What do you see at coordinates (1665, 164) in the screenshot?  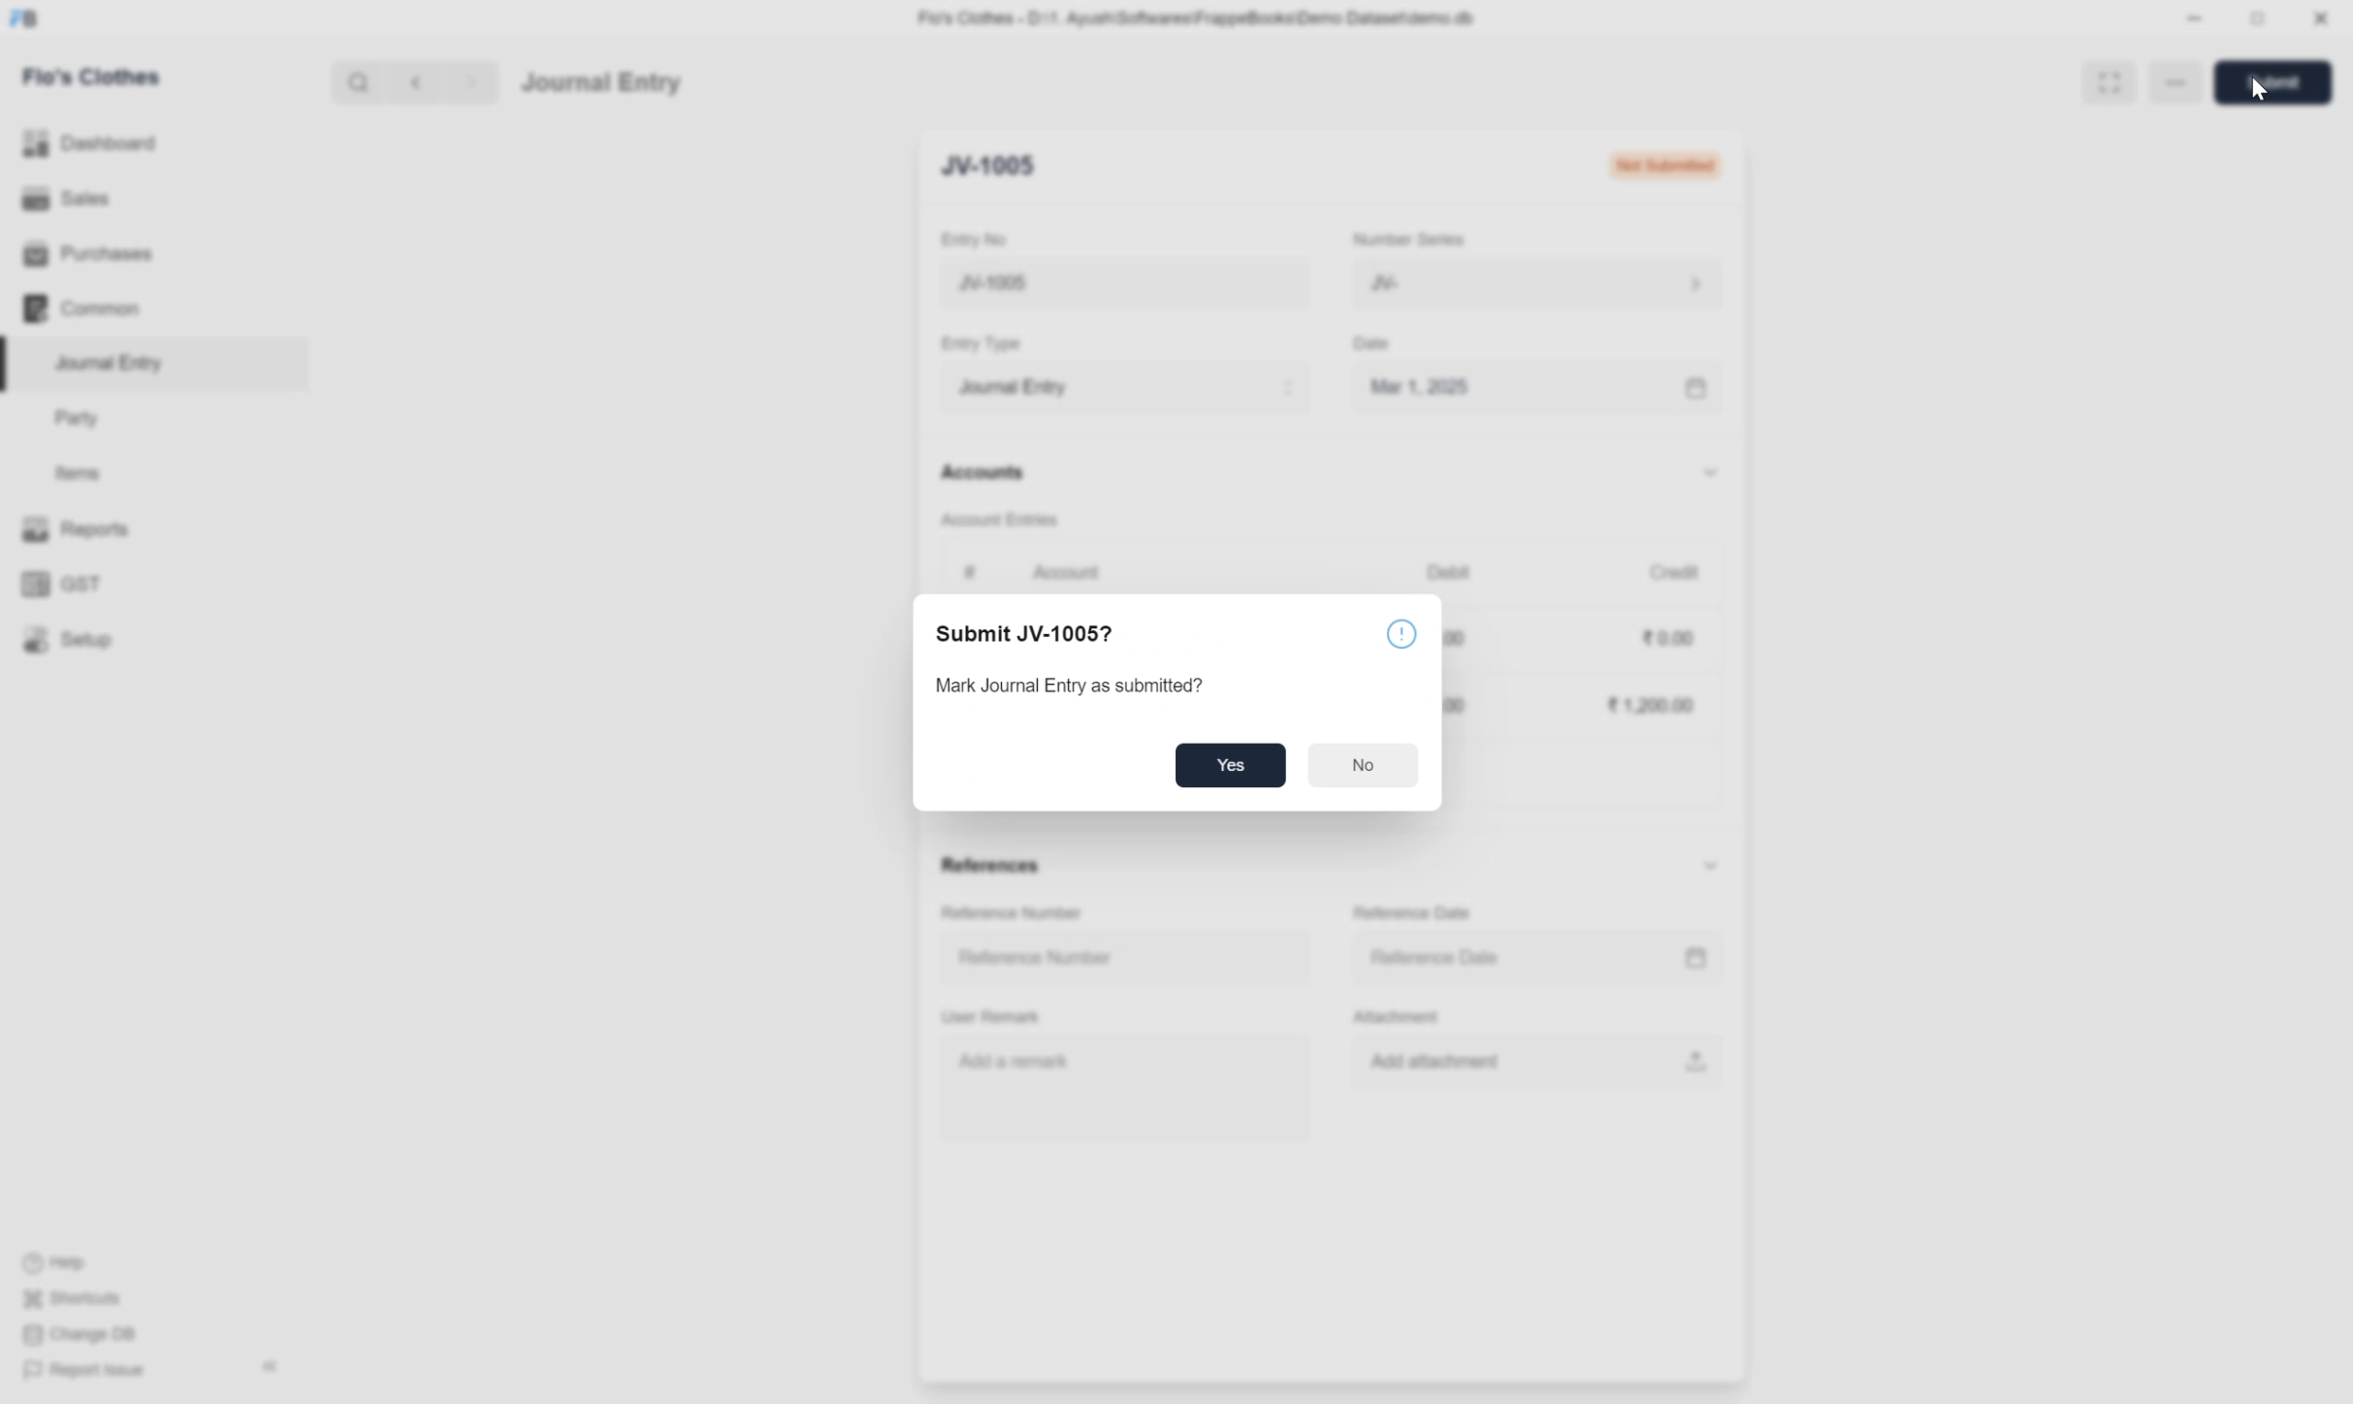 I see `not submitted` at bounding box center [1665, 164].